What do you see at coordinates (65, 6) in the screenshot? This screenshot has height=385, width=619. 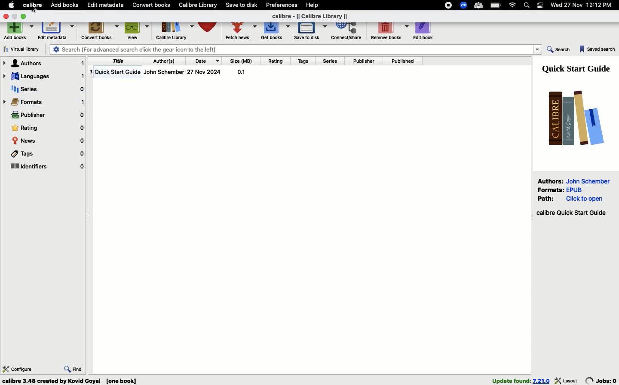 I see `Add books` at bounding box center [65, 6].